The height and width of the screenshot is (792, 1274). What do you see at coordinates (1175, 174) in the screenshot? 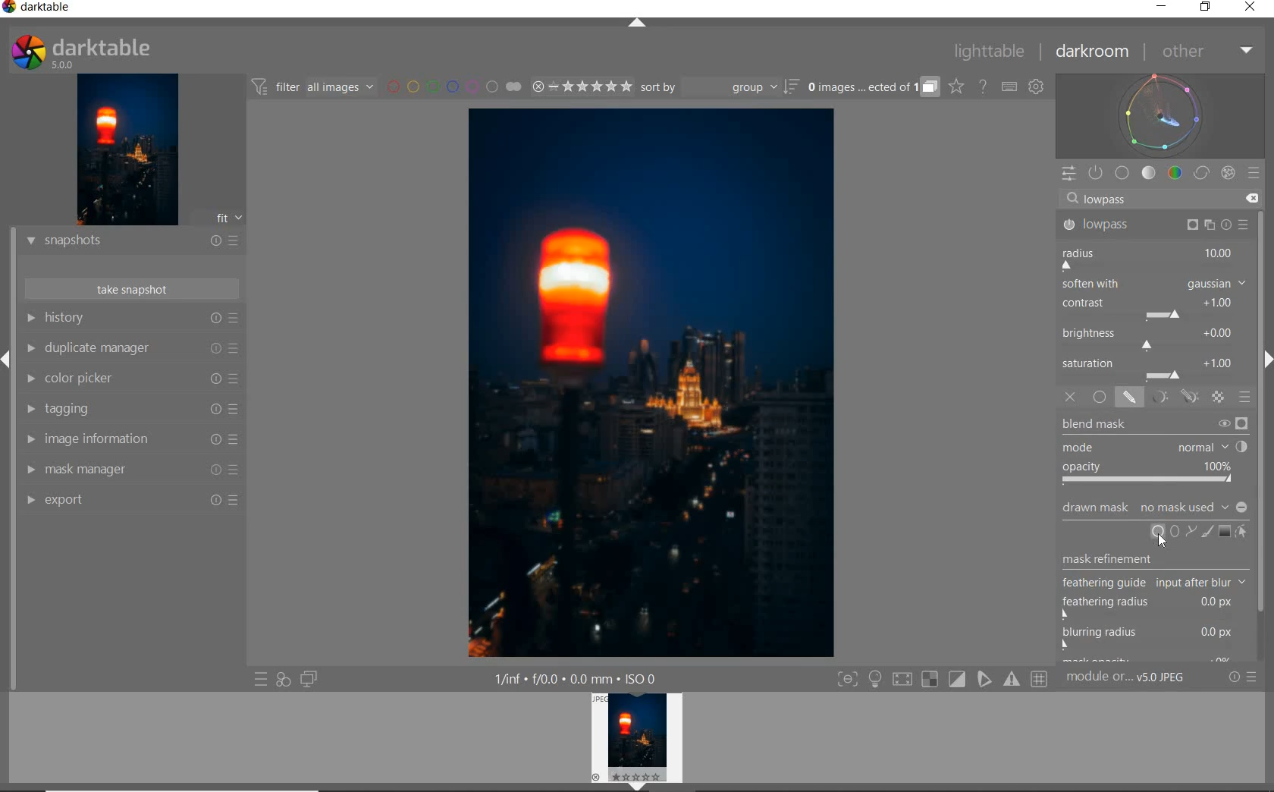
I see `COLOR` at bounding box center [1175, 174].